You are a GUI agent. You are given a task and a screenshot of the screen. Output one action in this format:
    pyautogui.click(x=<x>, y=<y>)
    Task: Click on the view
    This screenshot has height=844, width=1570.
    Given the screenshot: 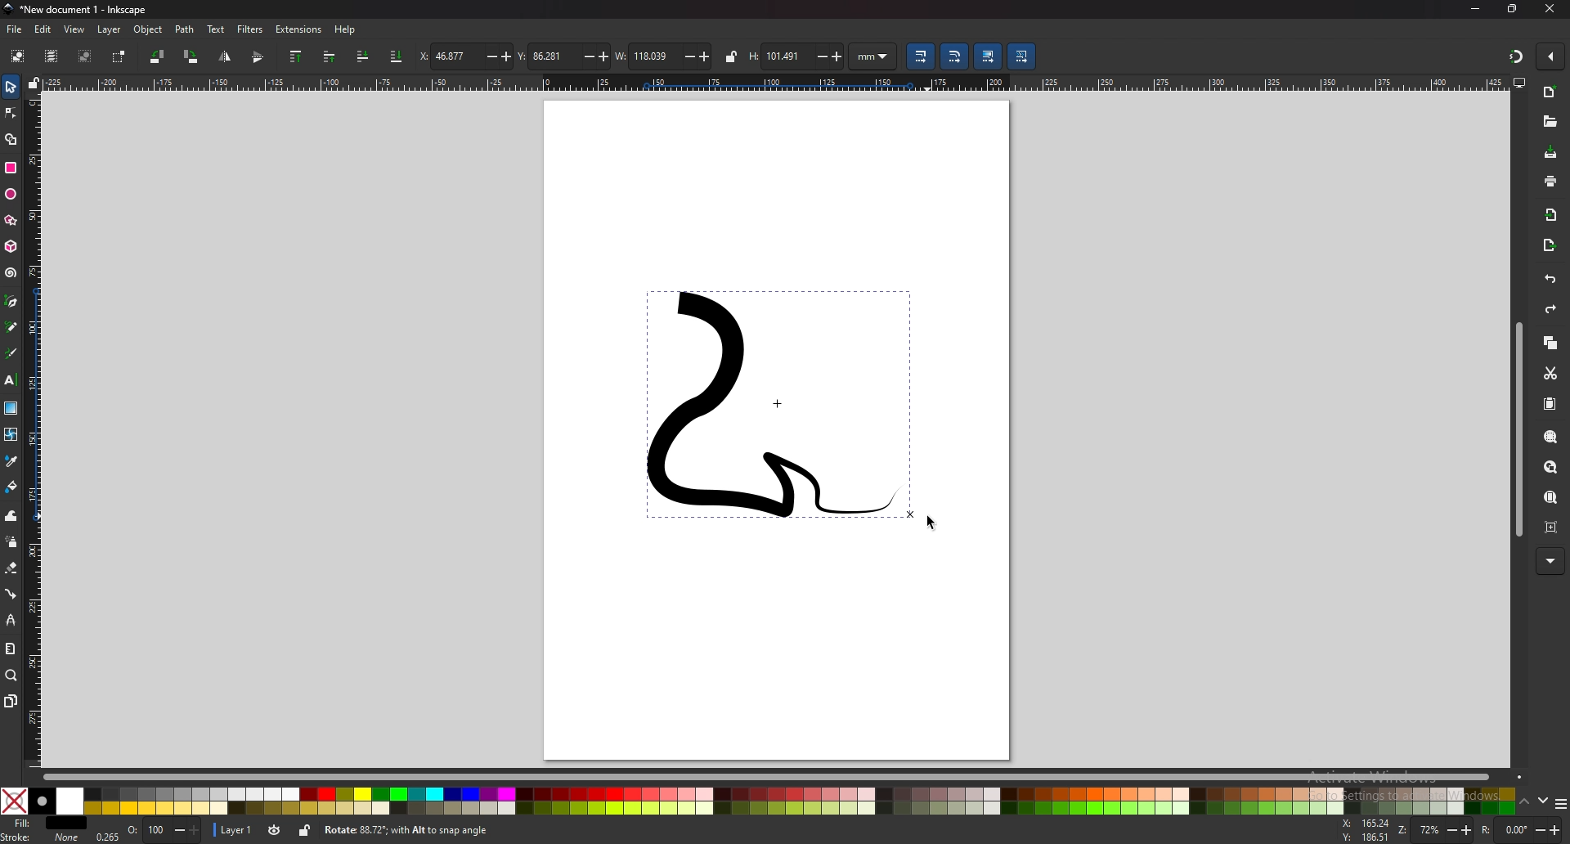 What is the action you would take?
    pyautogui.click(x=73, y=30)
    